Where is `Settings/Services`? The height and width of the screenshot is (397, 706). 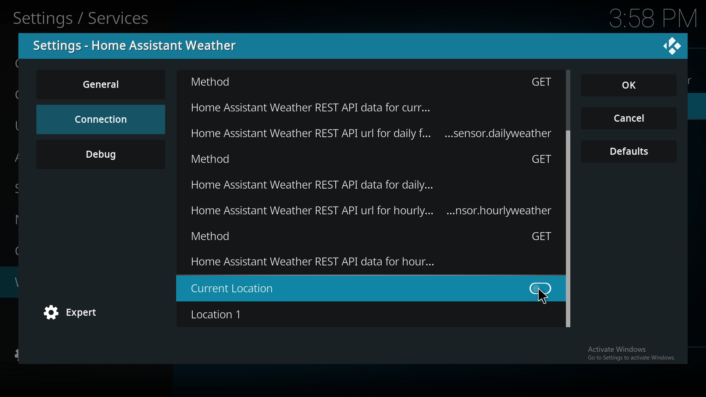 Settings/Services is located at coordinates (83, 17).